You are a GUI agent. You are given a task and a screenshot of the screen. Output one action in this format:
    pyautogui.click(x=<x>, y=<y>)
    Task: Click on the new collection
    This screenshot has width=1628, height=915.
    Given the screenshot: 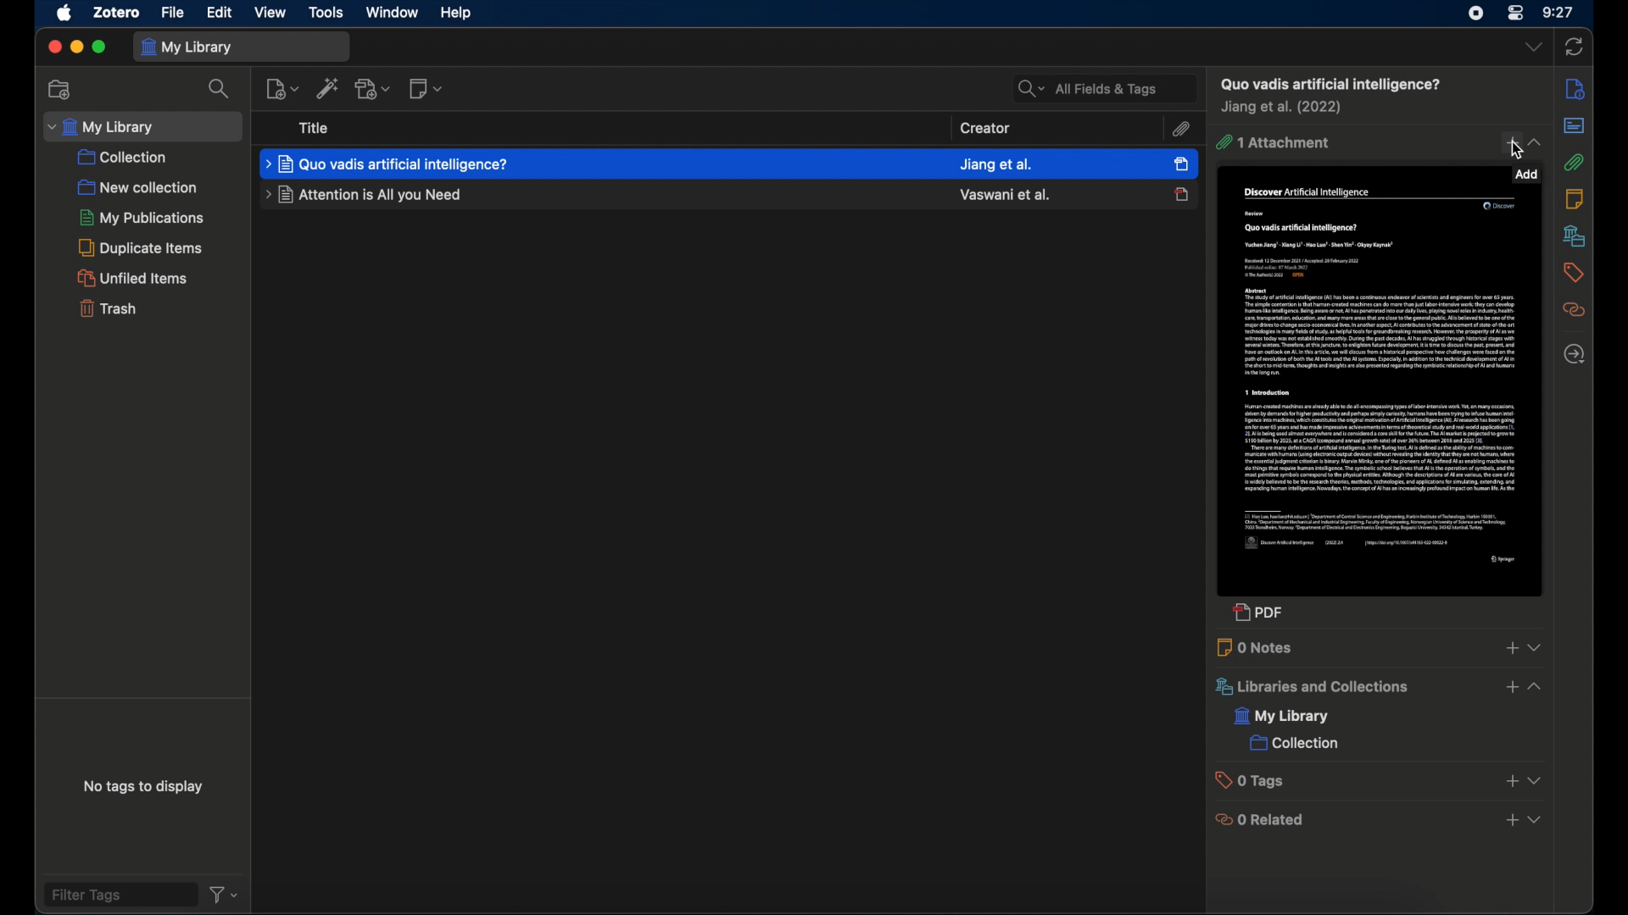 What is the action you would take?
    pyautogui.click(x=138, y=186)
    